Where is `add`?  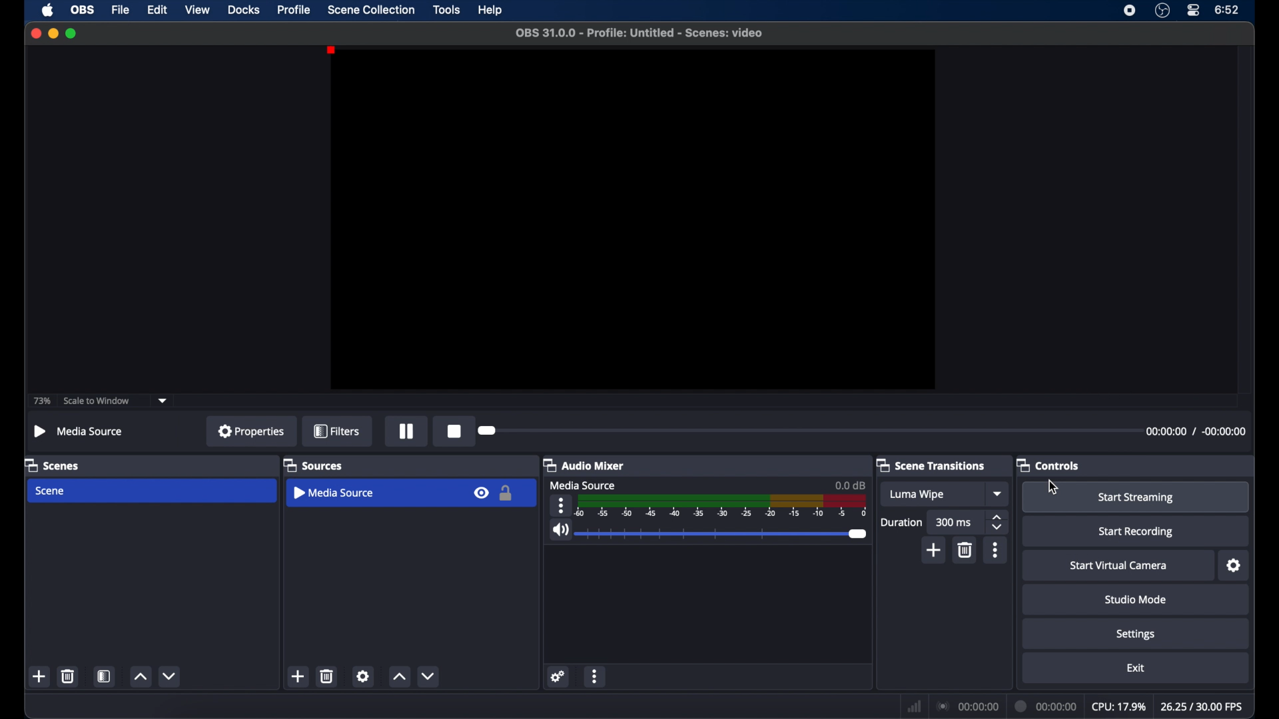 add is located at coordinates (935, 551).